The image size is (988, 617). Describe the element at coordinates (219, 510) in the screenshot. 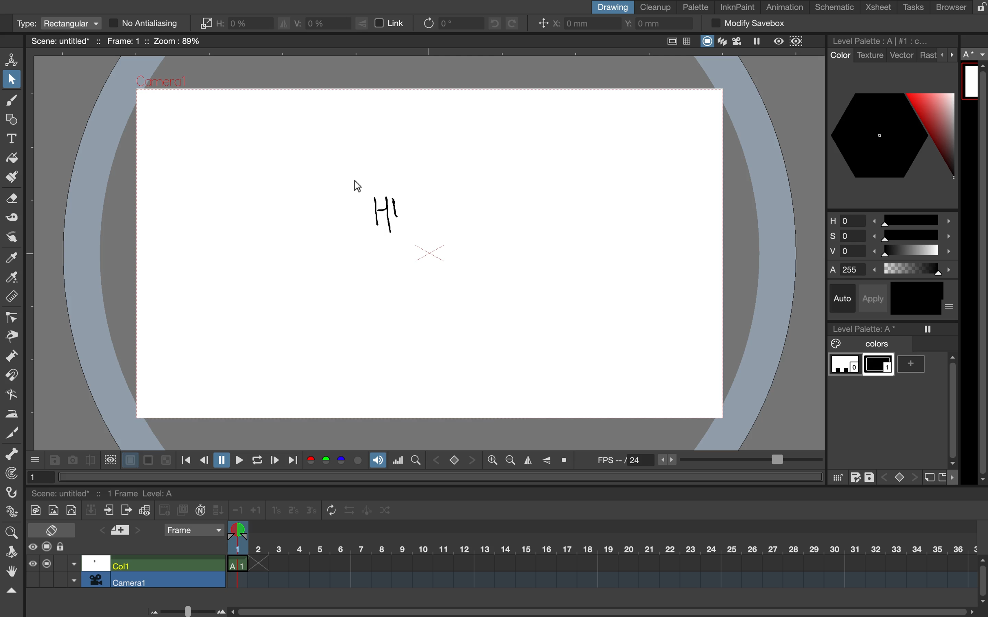

I see `fill in empty cells` at that location.